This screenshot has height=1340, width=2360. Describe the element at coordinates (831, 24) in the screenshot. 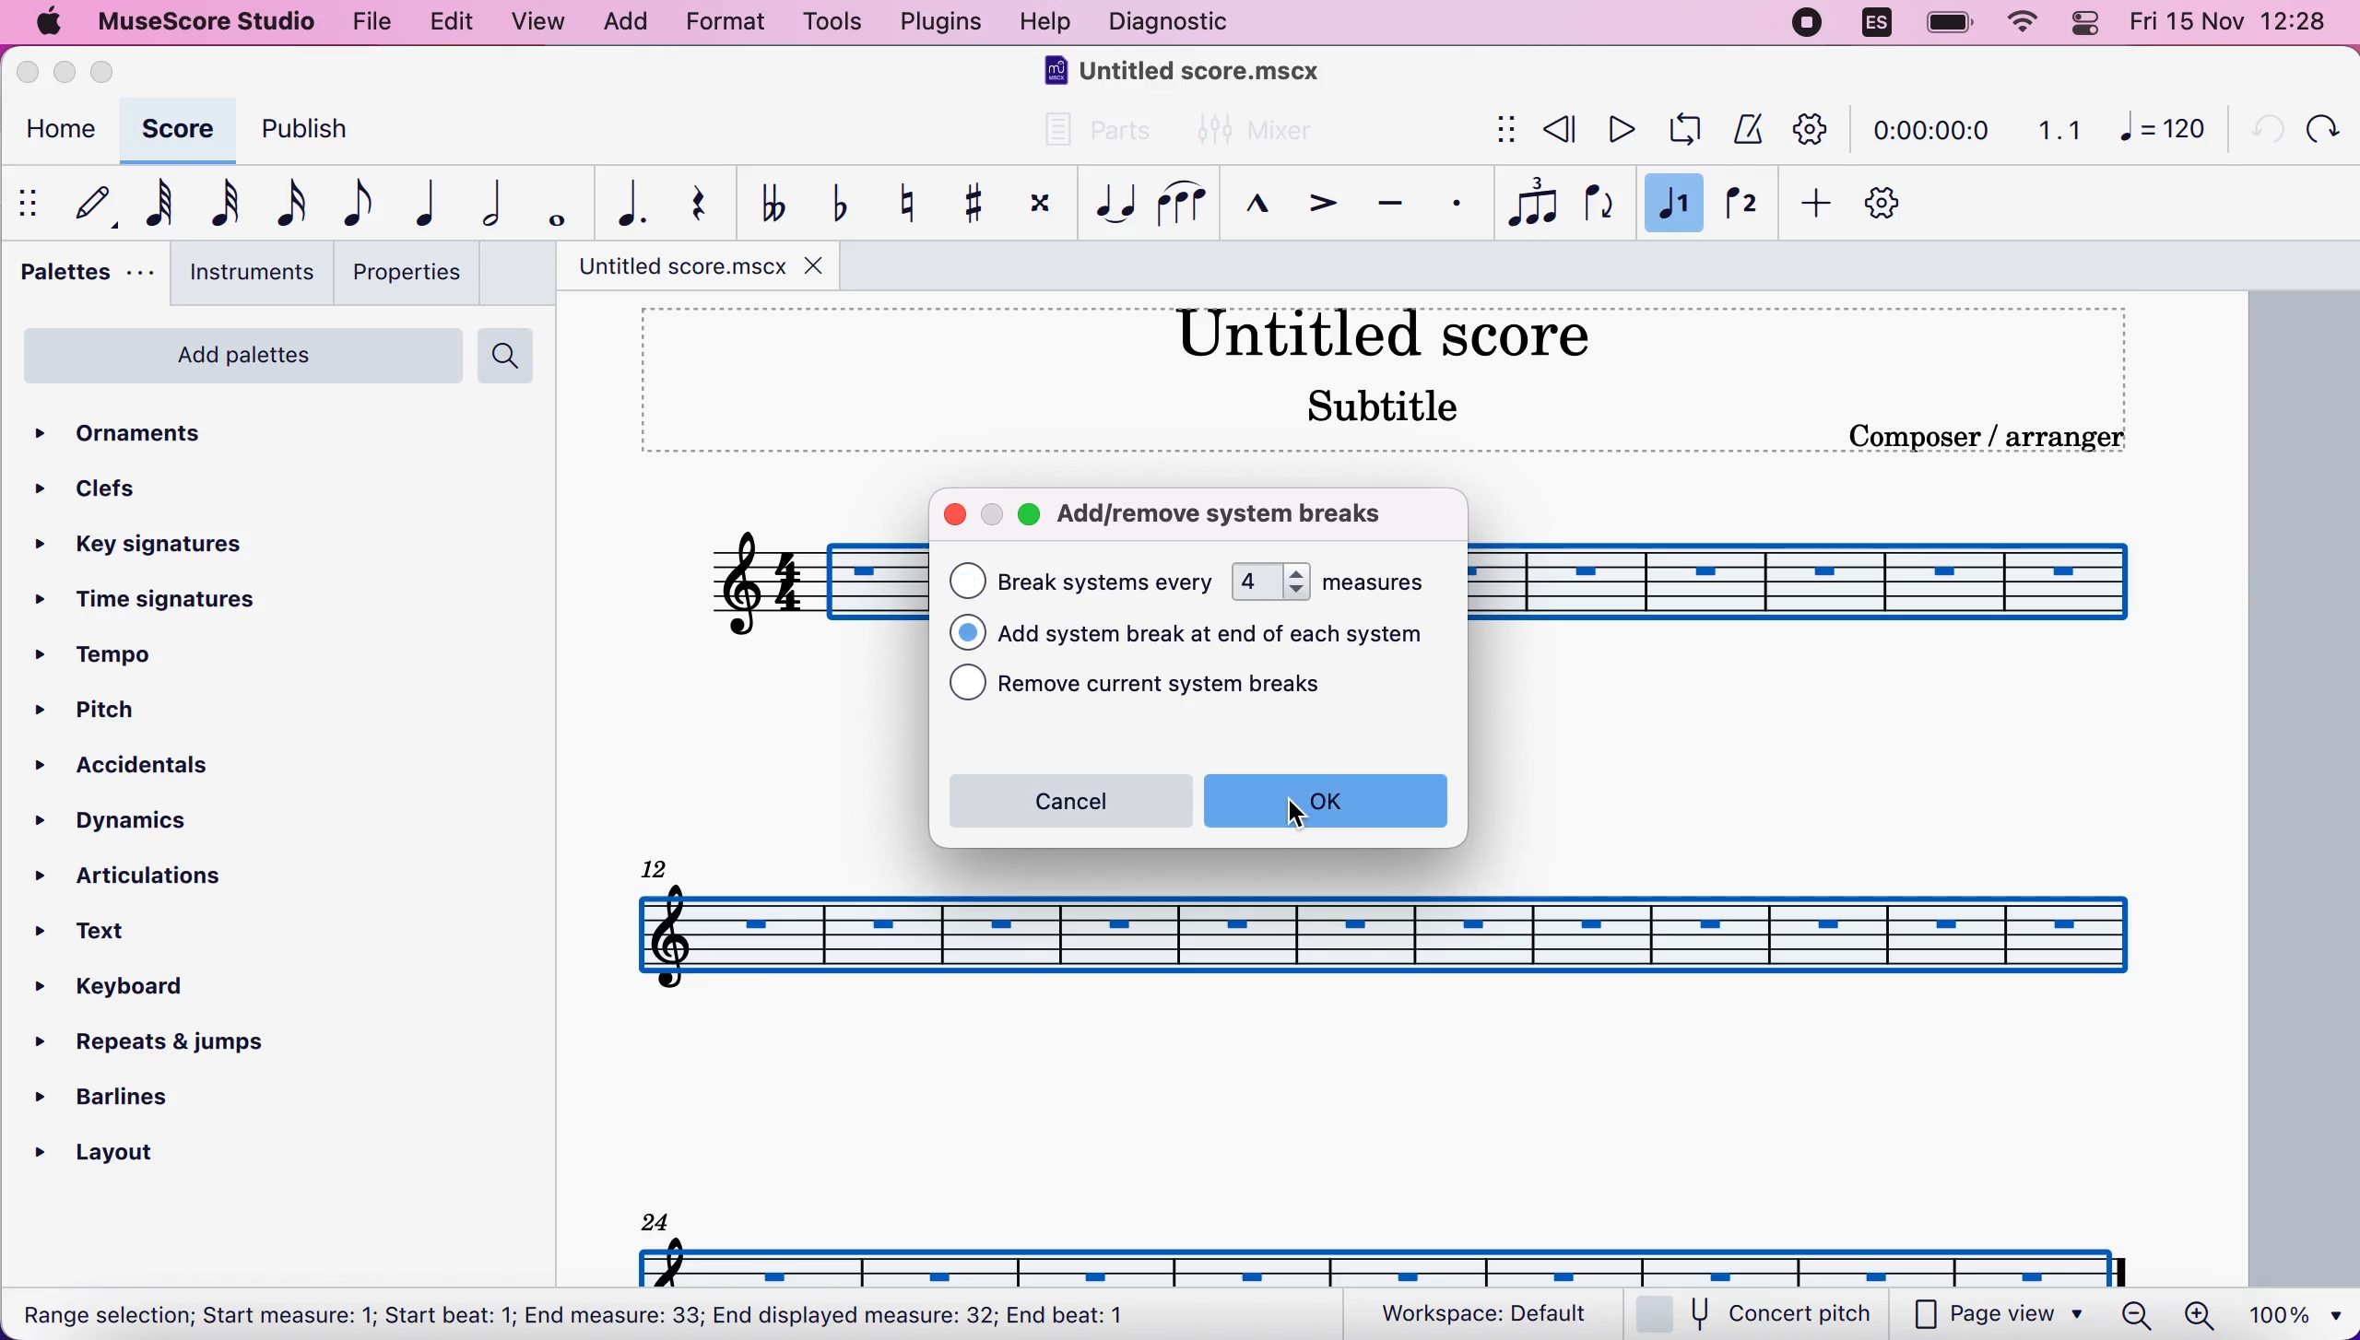

I see `tools` at that location.